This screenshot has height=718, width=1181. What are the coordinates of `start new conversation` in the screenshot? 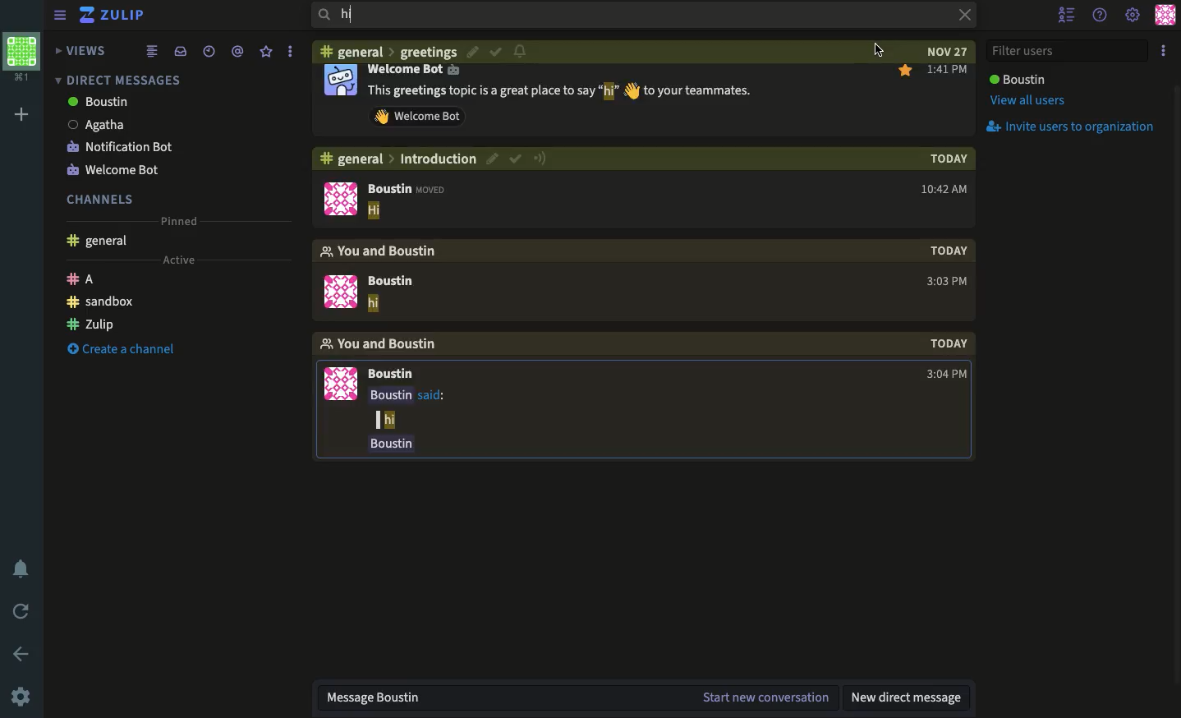 It's located at (767, 698).